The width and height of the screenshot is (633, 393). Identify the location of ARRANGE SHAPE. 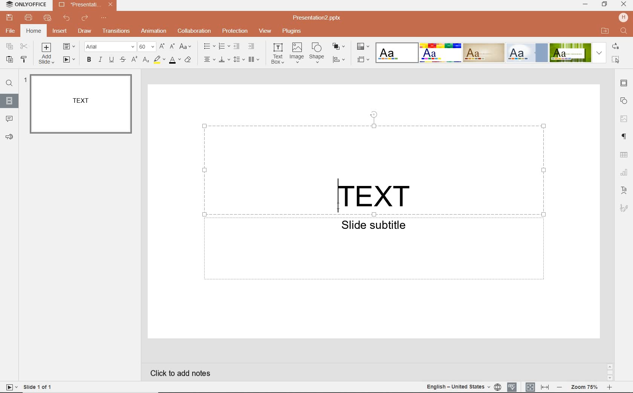
(339, 47).